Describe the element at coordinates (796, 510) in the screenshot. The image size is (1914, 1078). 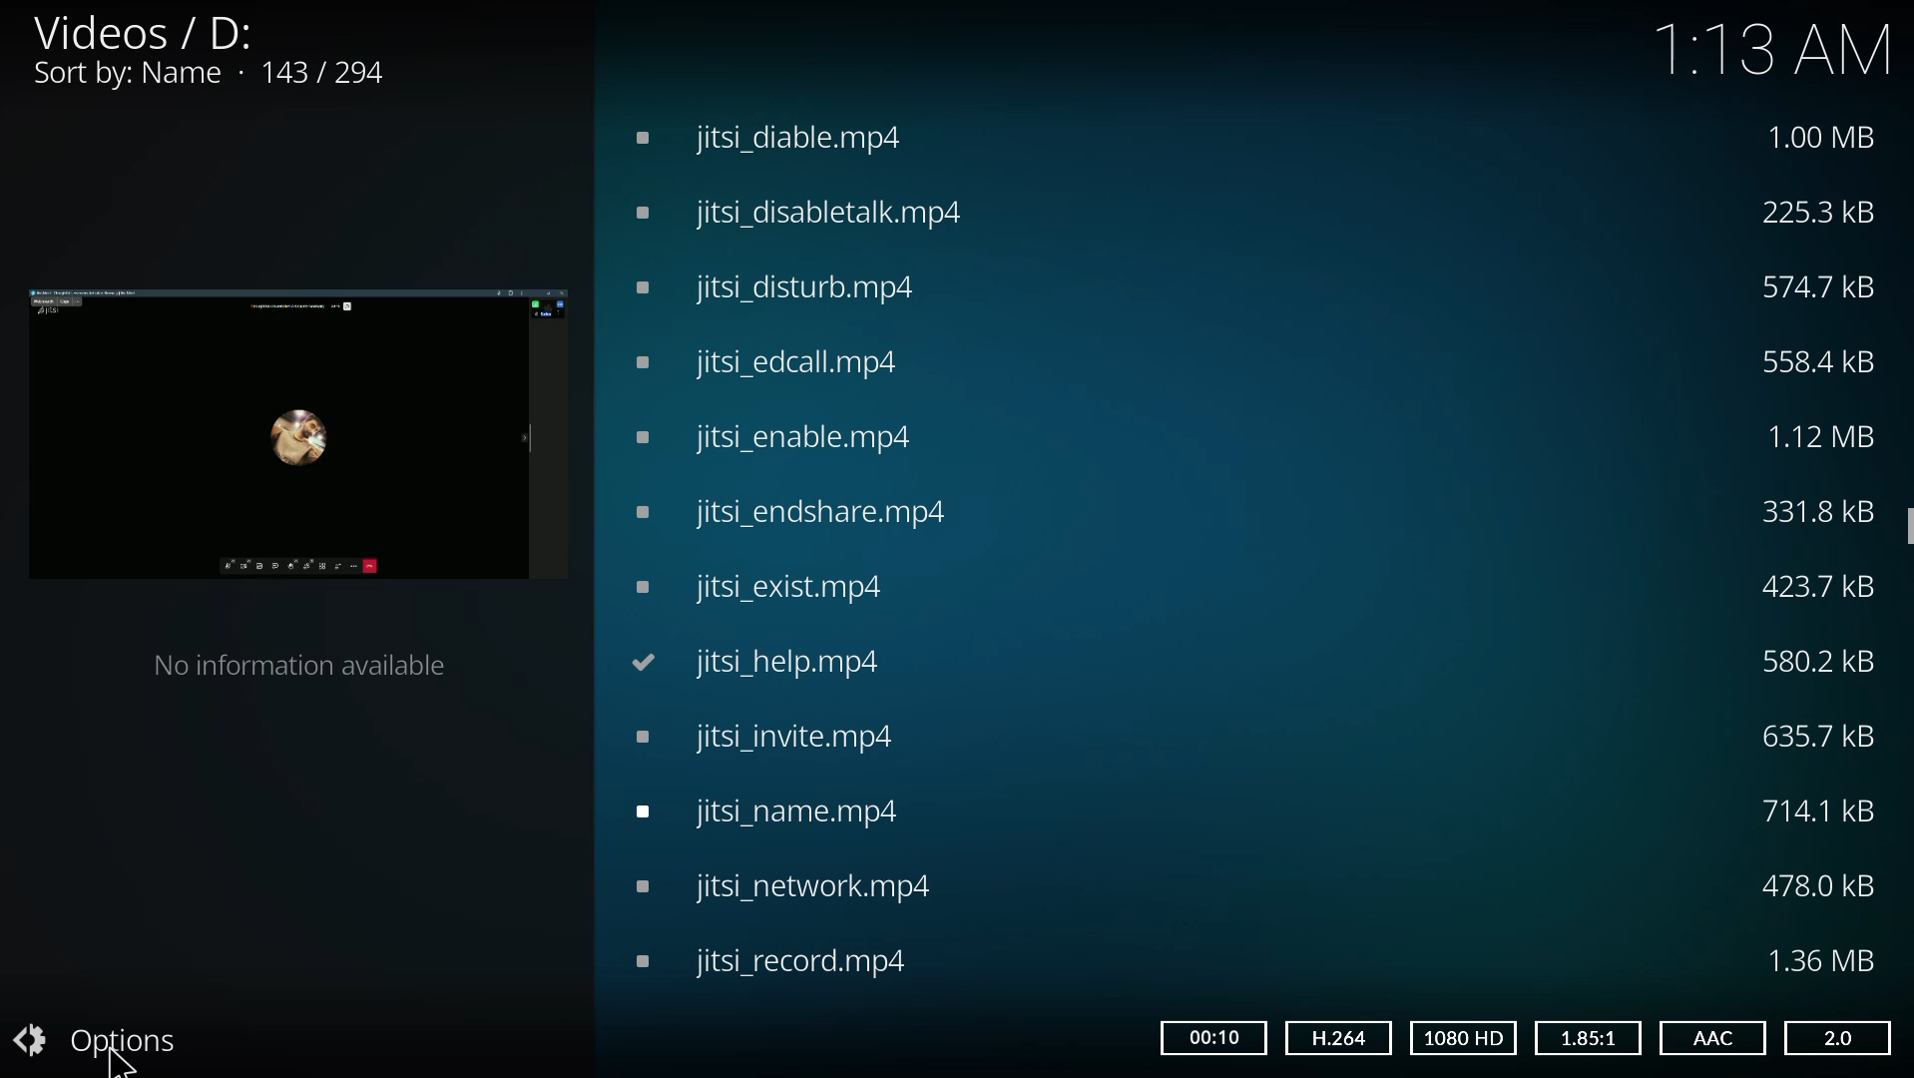
I see `video` at that location.